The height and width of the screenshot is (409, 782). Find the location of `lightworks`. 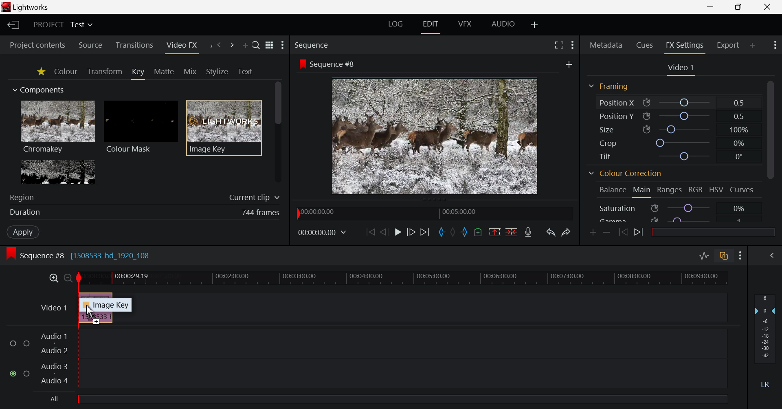

lightworks is located at coordinates (27, 7).